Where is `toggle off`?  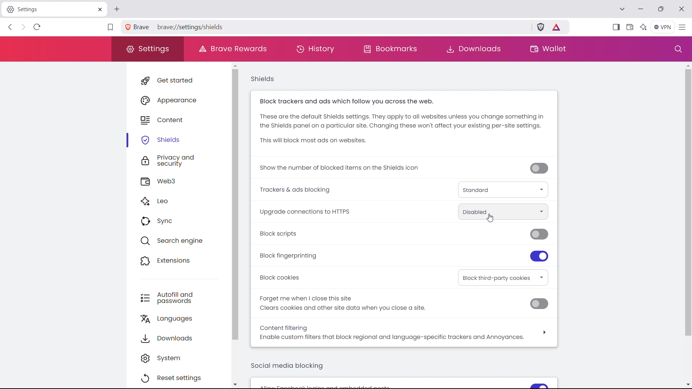
toggle off is located at coordinates (540, 169).